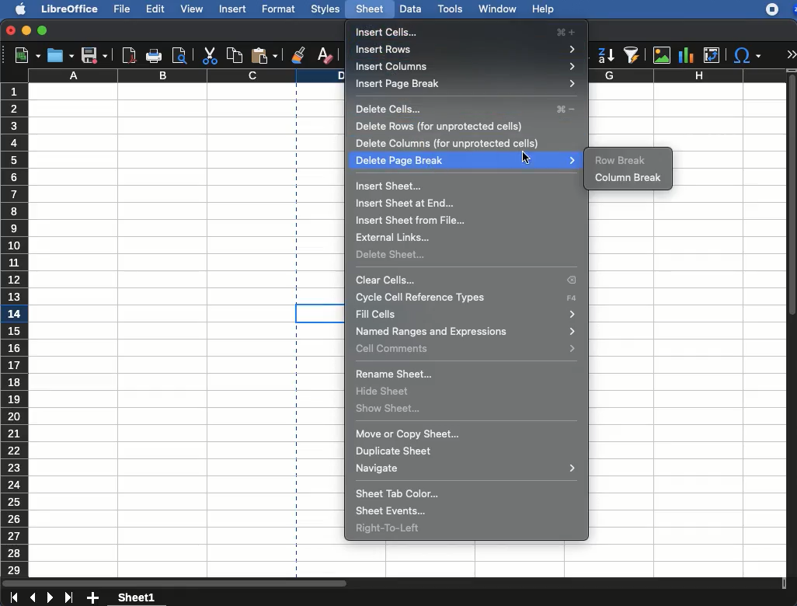 The height and width of the screenshot is (606, 797). What do you see at coordinates (278, 8) in the screenshot?
I see `format` at bounding box center [278, 8].